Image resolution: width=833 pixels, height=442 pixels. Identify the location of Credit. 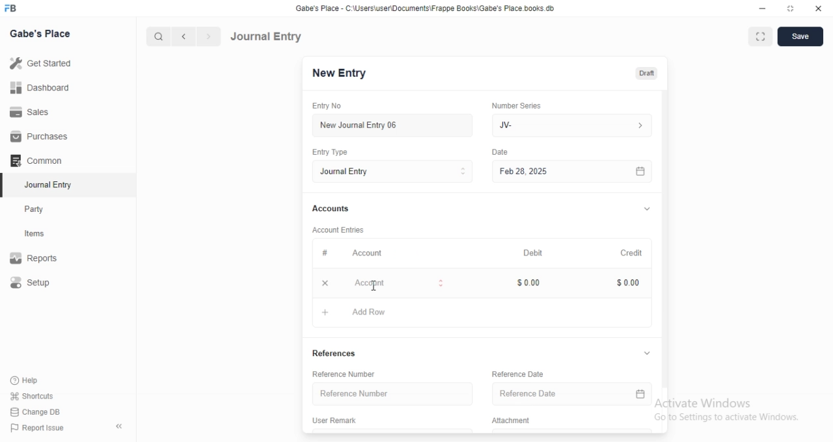
(631, 253).